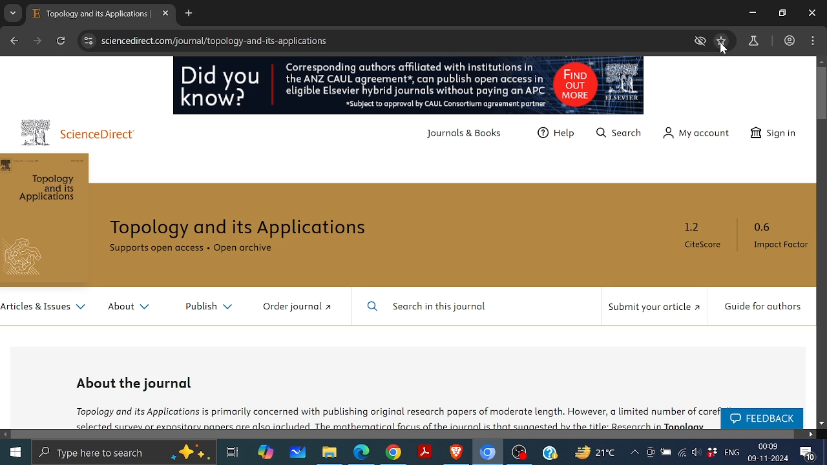 The image size is (827, 465). Describe the element at coordinates (39, 41) in the screenshot. I see `Go to next page` at that location.